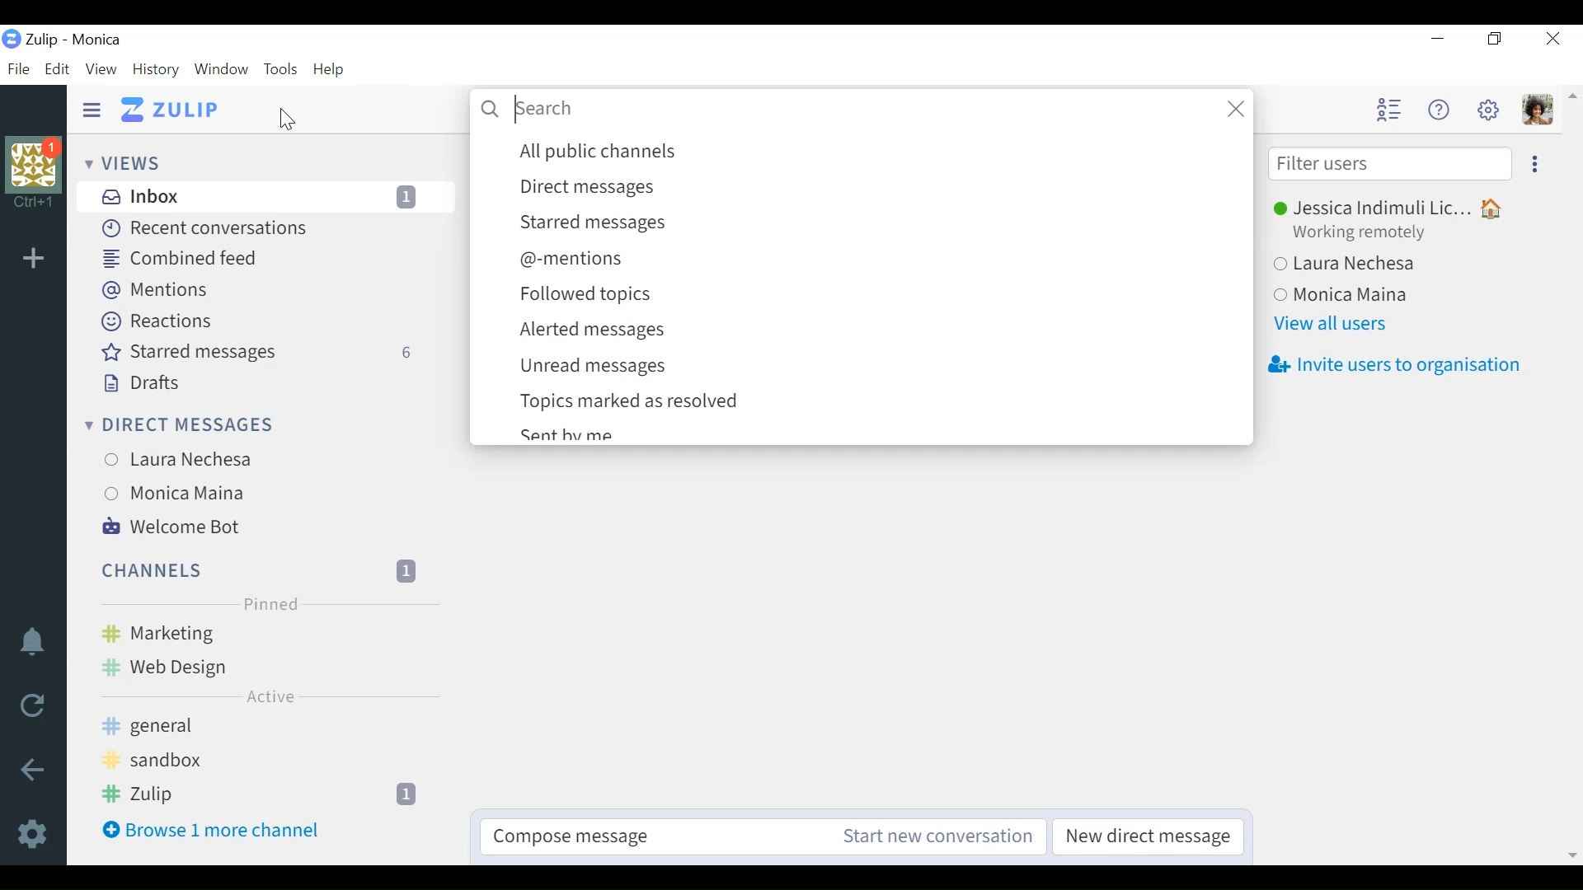 The image size is (1583, 890). What do you see at coordinates (272, 795) in the screenshot?
I see `channel` at bounding box center [272, 795].